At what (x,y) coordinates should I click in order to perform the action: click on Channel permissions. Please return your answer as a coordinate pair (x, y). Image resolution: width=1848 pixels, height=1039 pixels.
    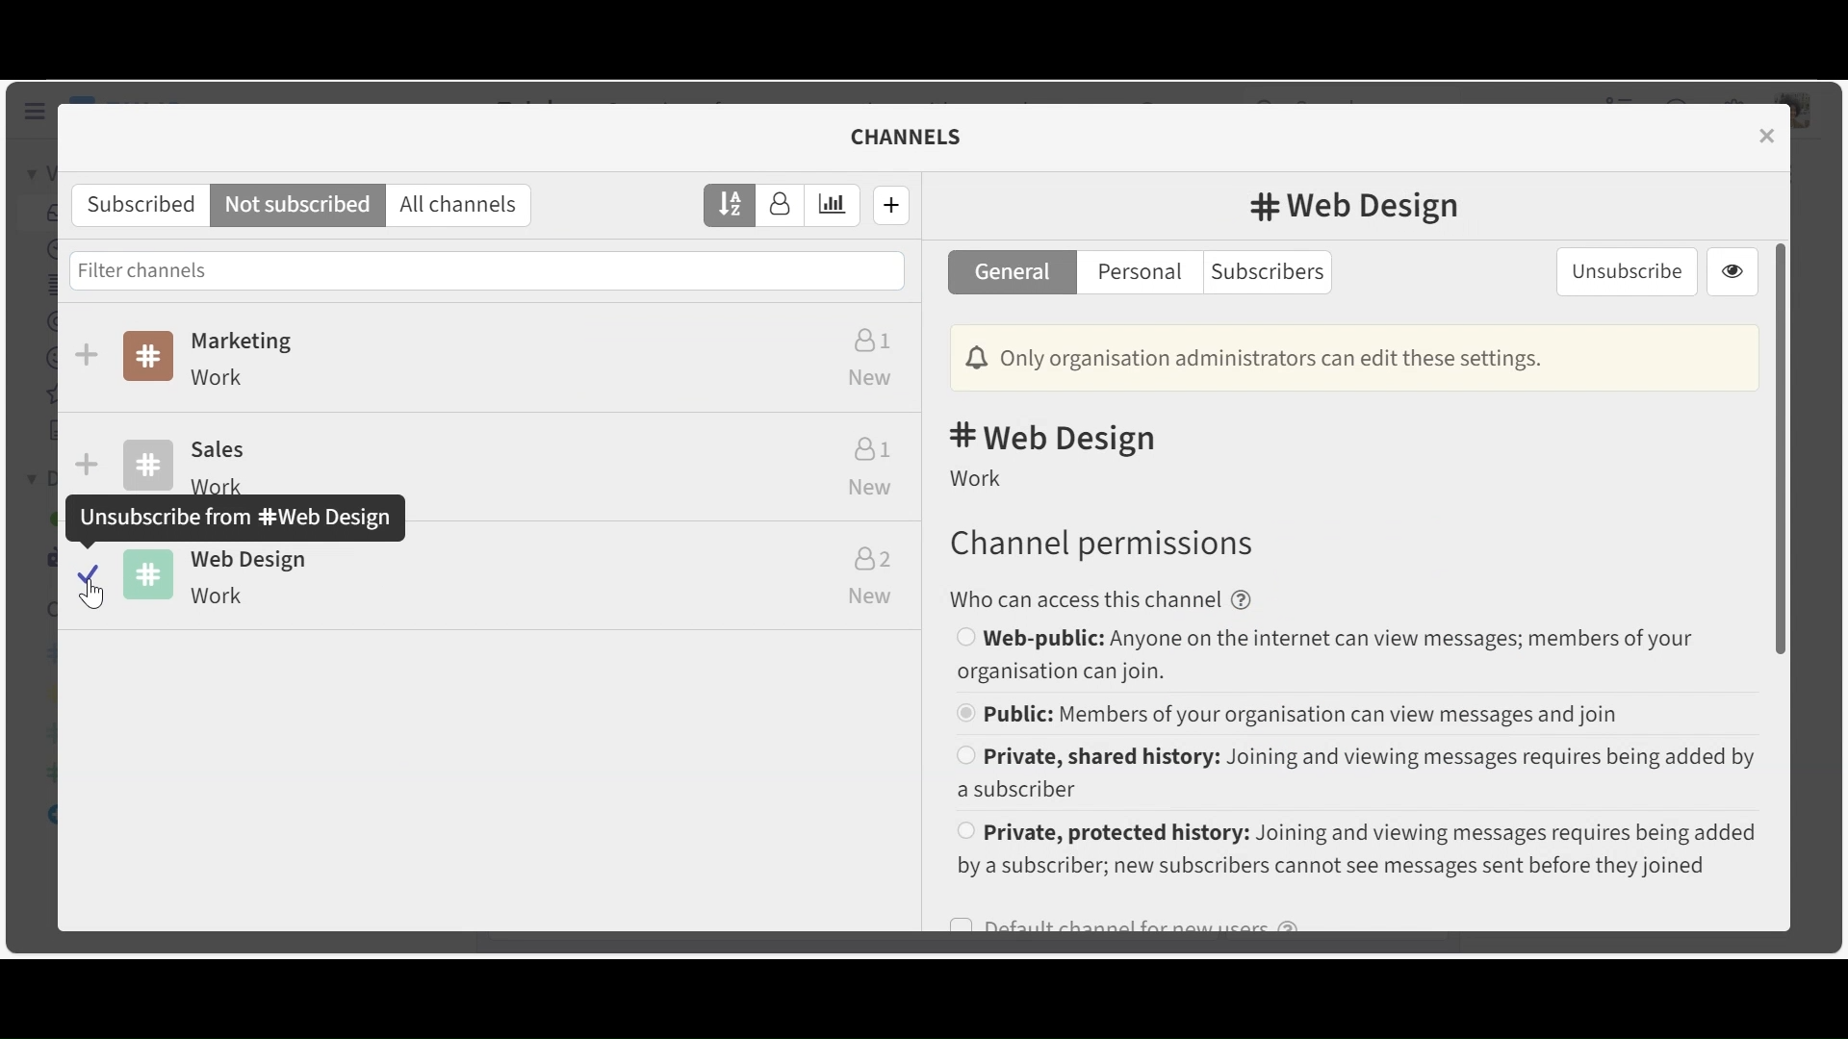
    Looking at the image, I should click on (1098, 546).